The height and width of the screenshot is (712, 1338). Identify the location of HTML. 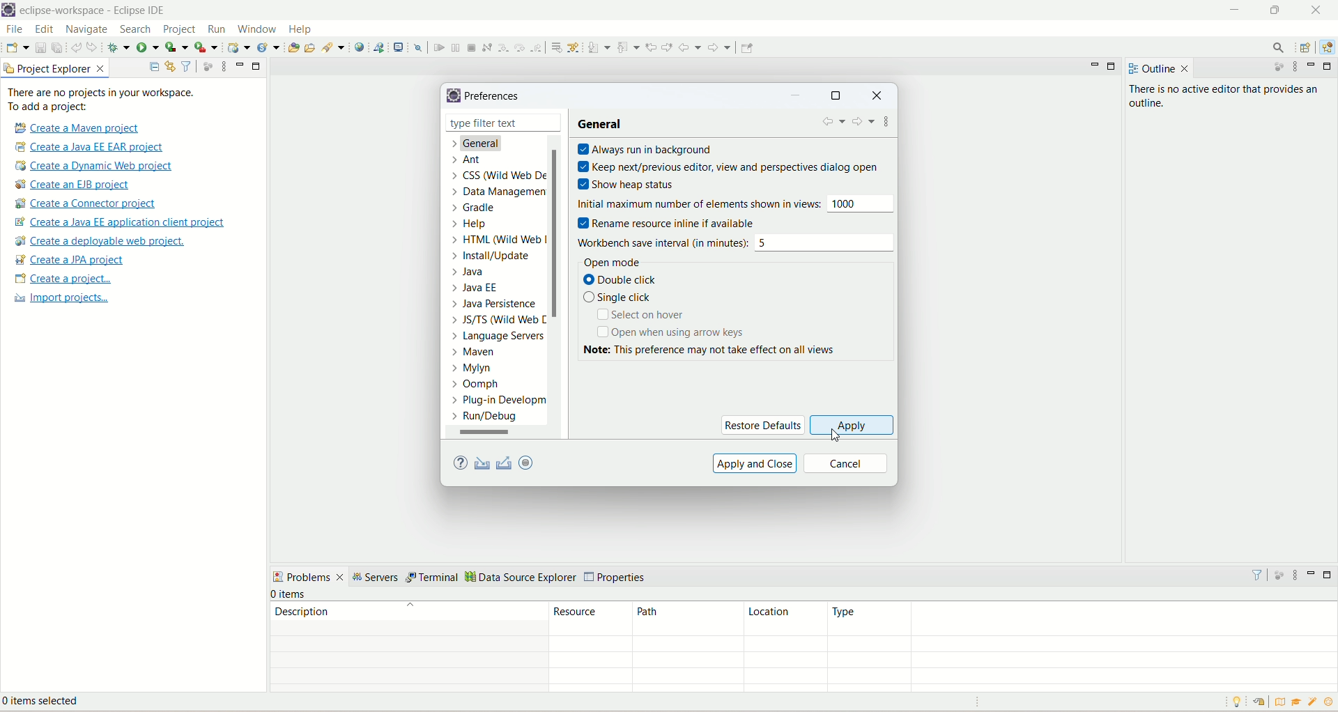
(500, 242).